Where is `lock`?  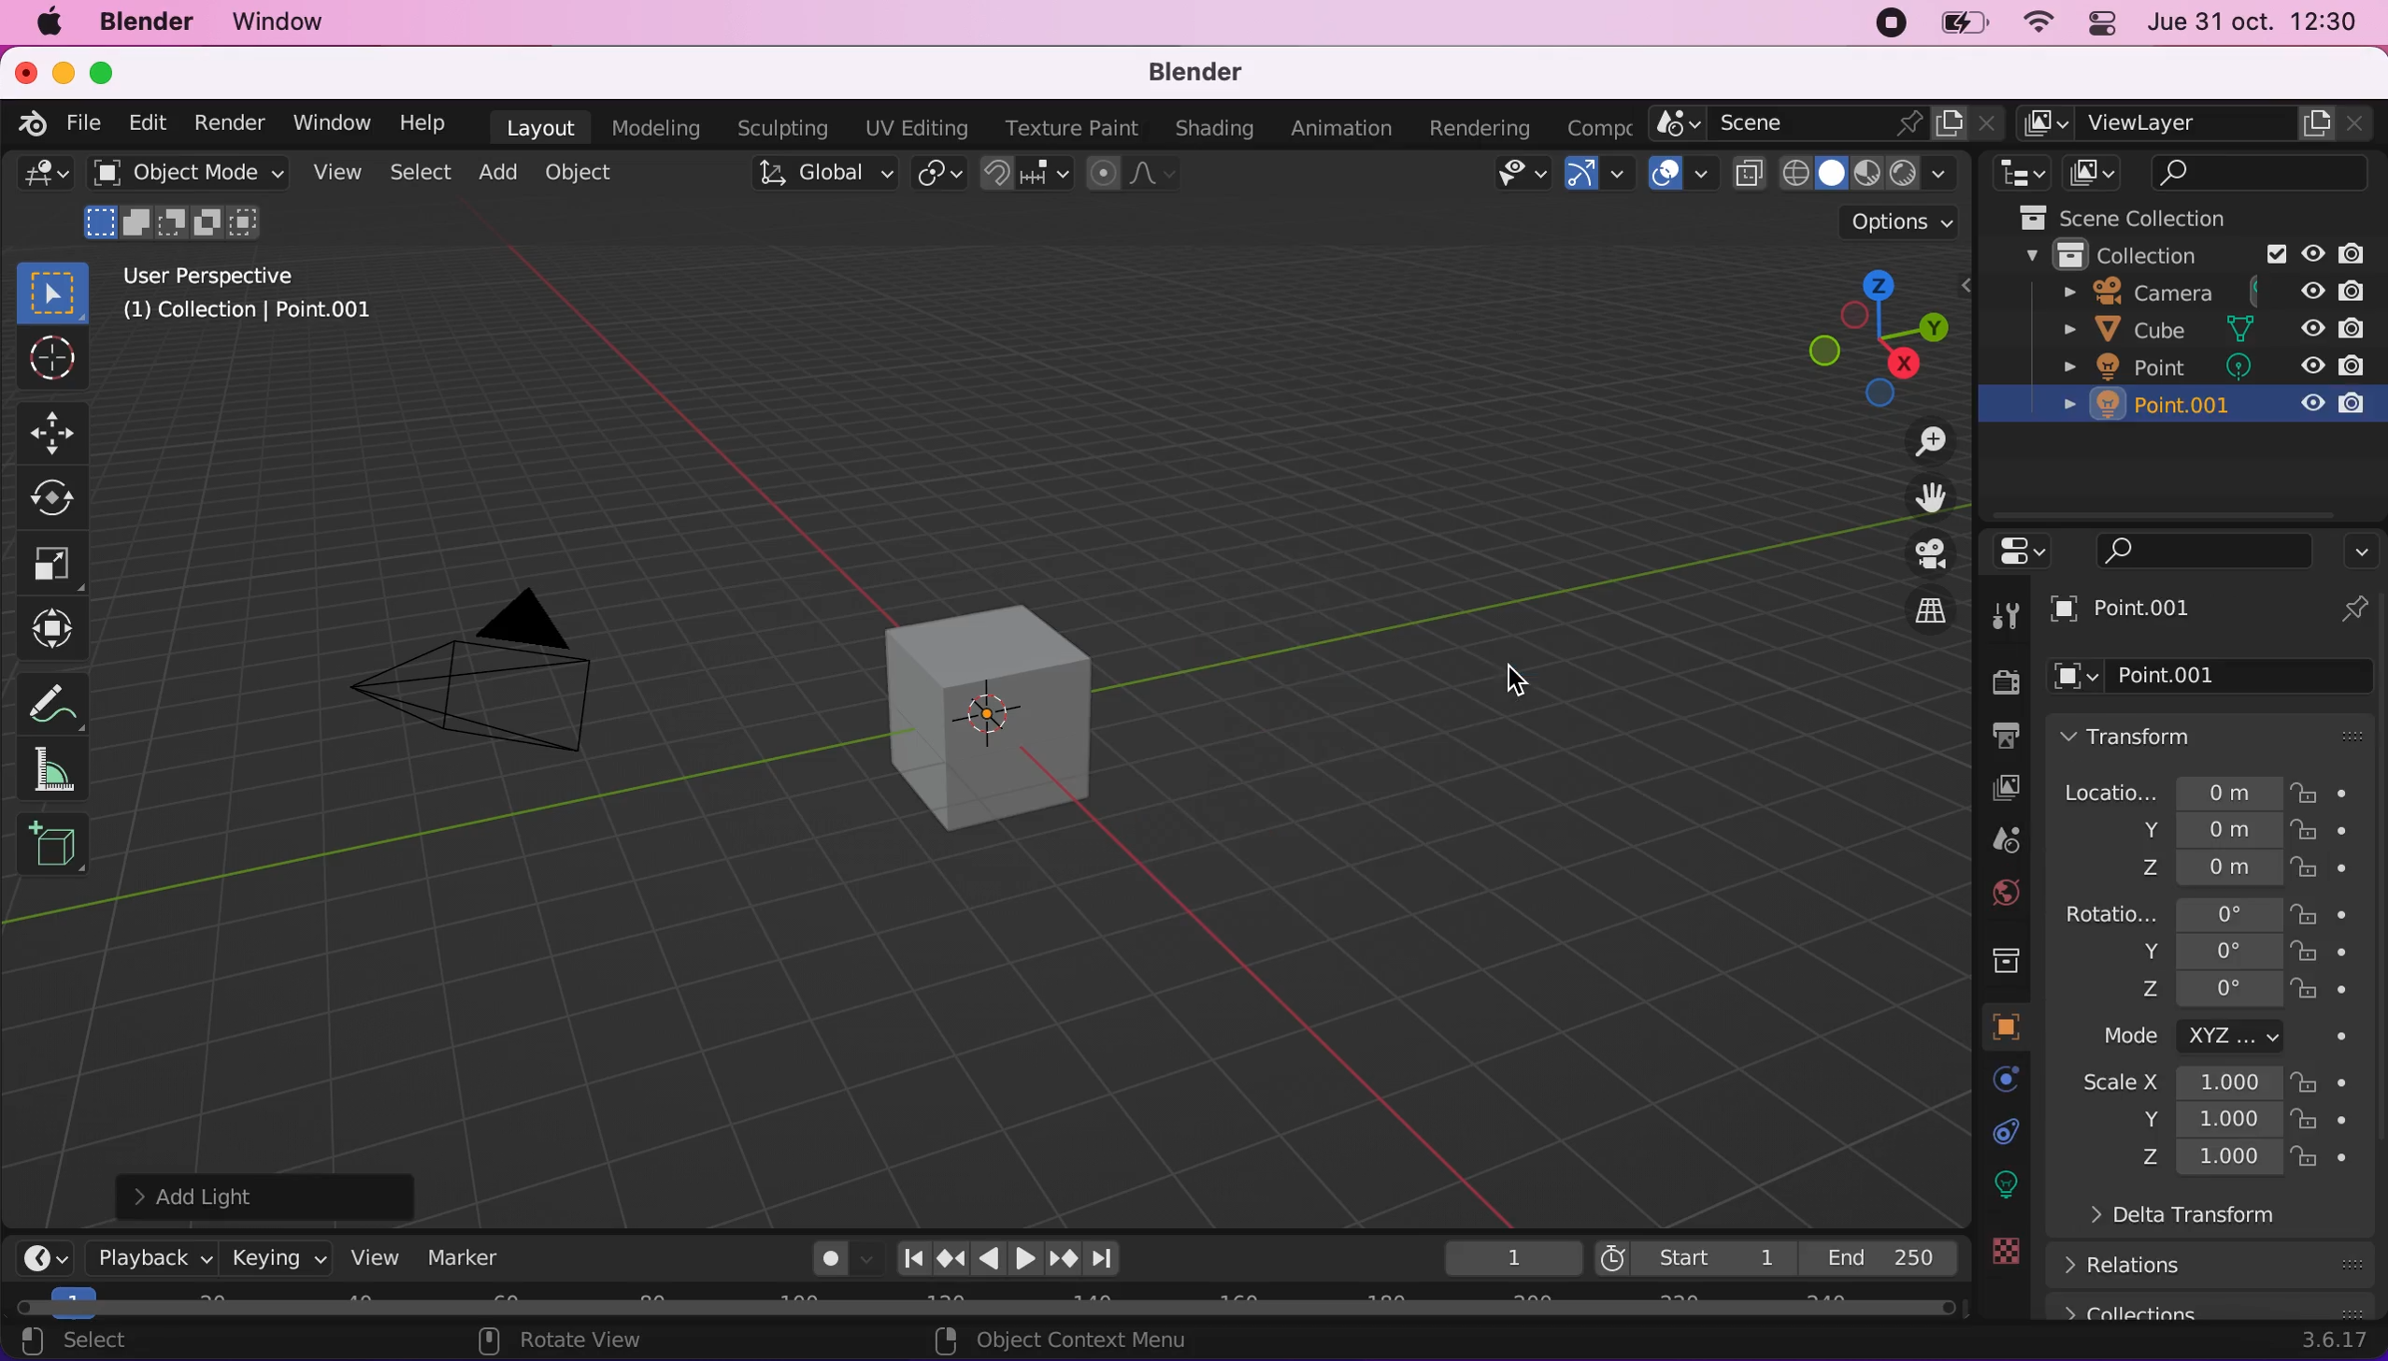 lock is located at coordinates (2338, 1117).